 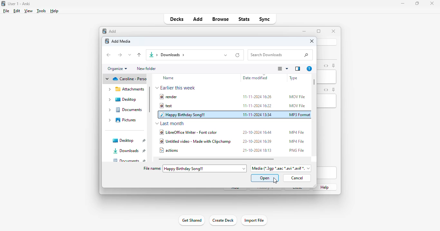 What do you see at coordinates (168, 78) in the screenshot?
I see `name` at bounding box center [168, 78].